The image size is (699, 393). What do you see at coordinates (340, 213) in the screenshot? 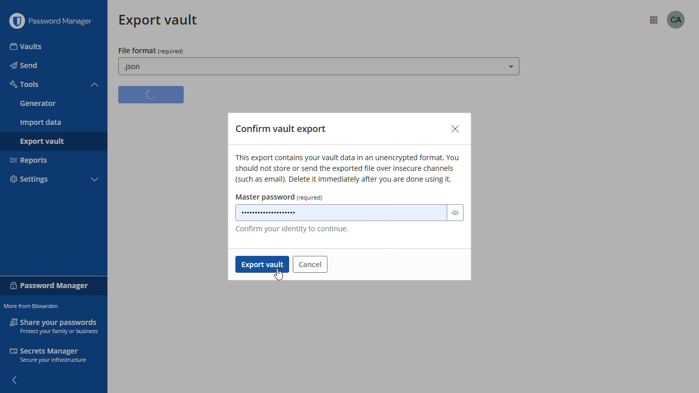
I see `master password` at bounding box center [340, 213].